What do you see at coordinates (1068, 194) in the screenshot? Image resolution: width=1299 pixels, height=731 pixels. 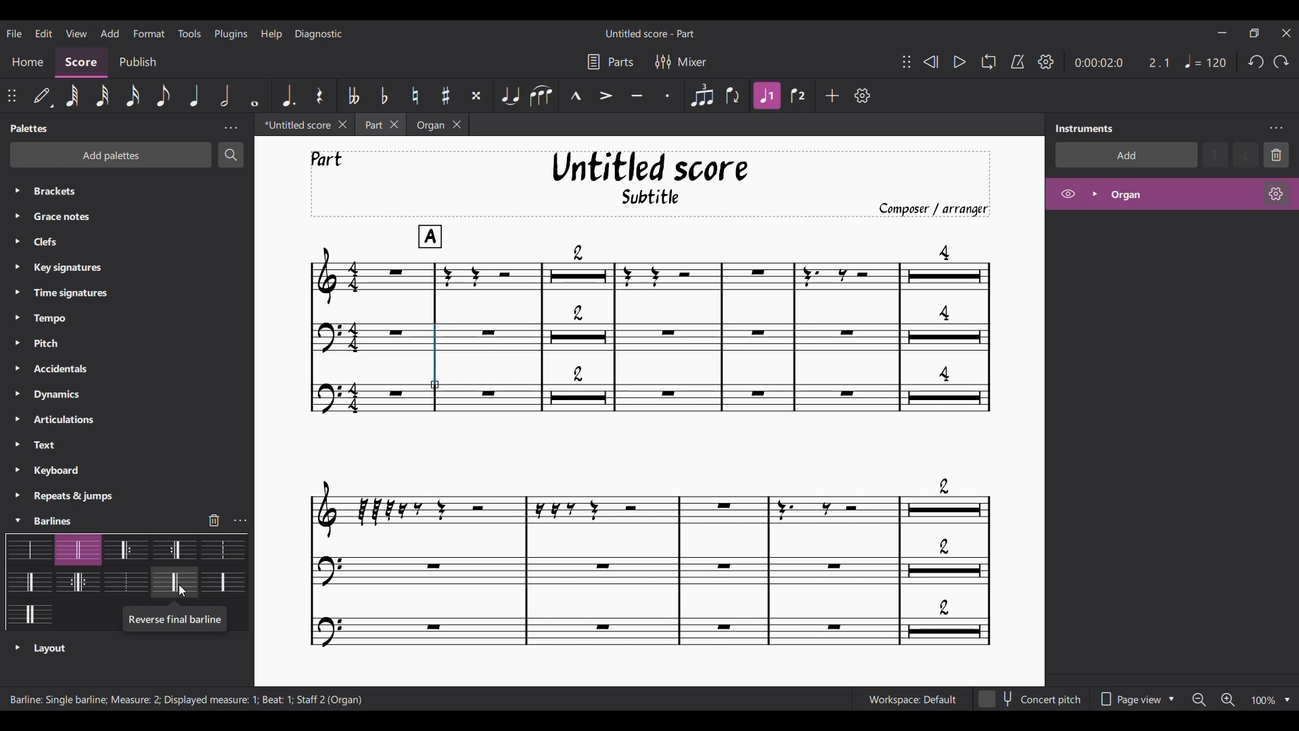 I see `Hide organ` at bounding box center [1068, 194].